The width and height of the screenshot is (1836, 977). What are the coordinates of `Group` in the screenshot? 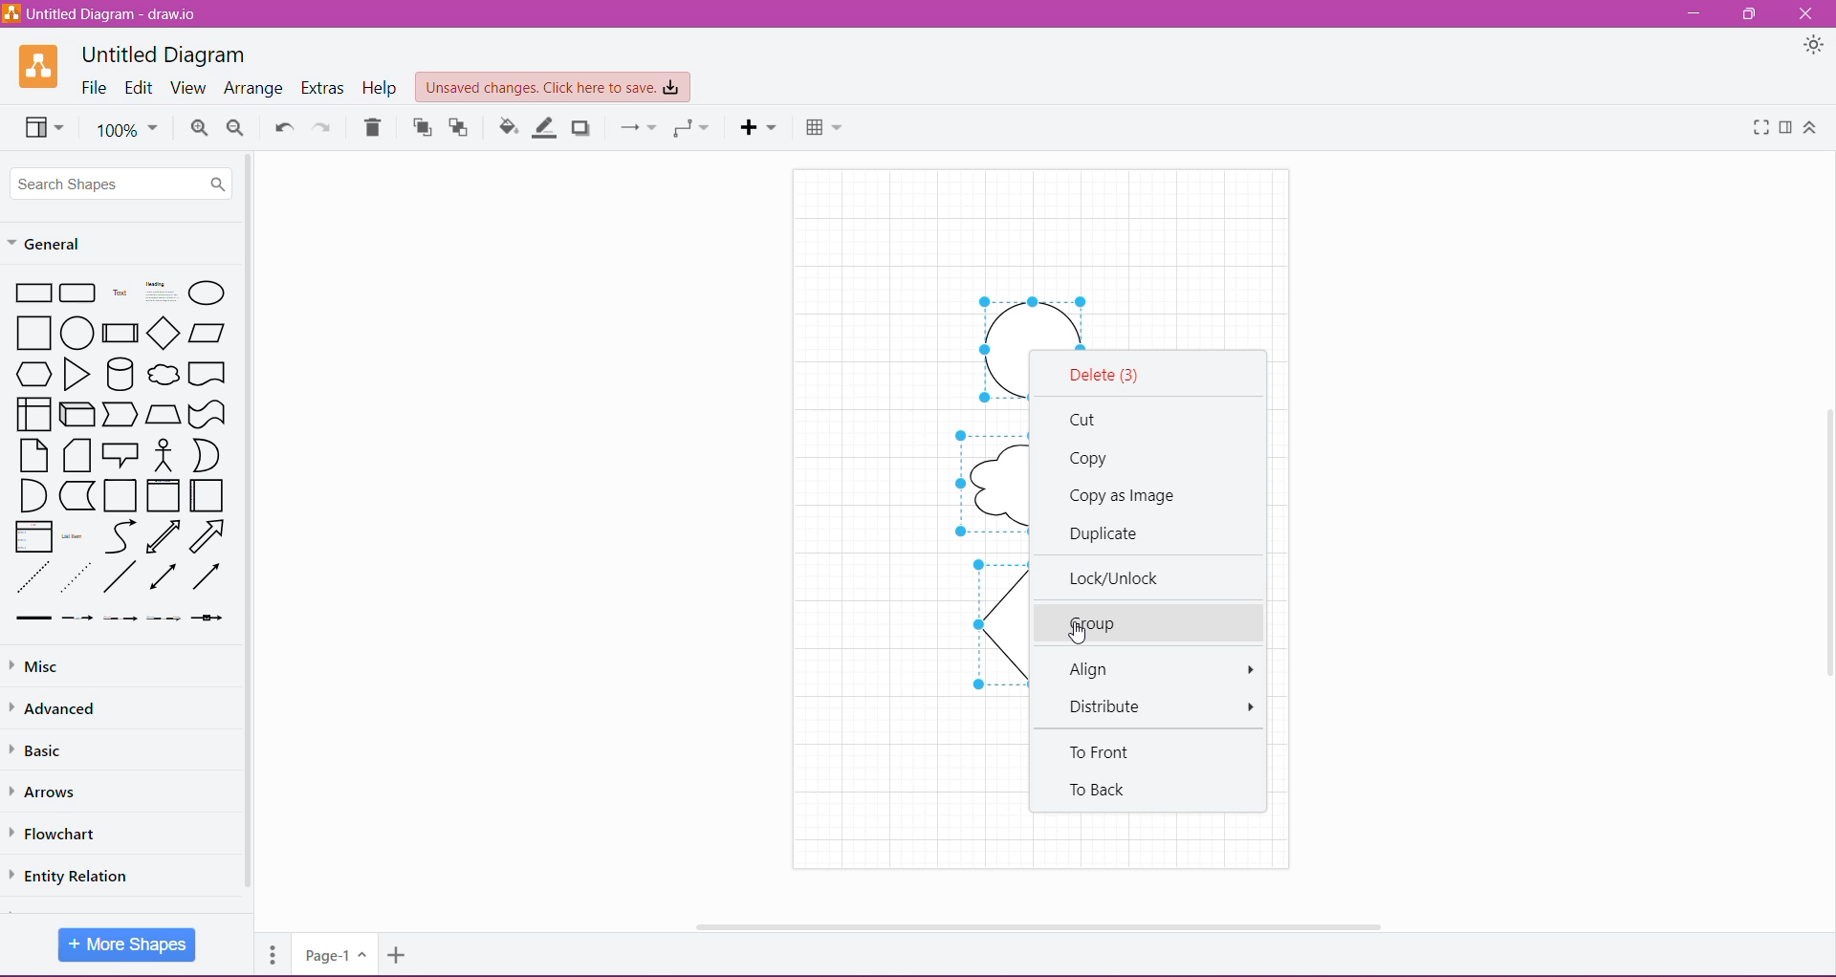 It's located at (1148, 625).